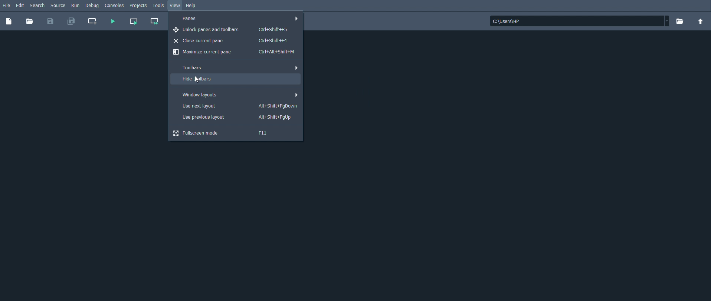 This screenshot has width=711, height=301. I want to click on Panes, so click(240, 19).